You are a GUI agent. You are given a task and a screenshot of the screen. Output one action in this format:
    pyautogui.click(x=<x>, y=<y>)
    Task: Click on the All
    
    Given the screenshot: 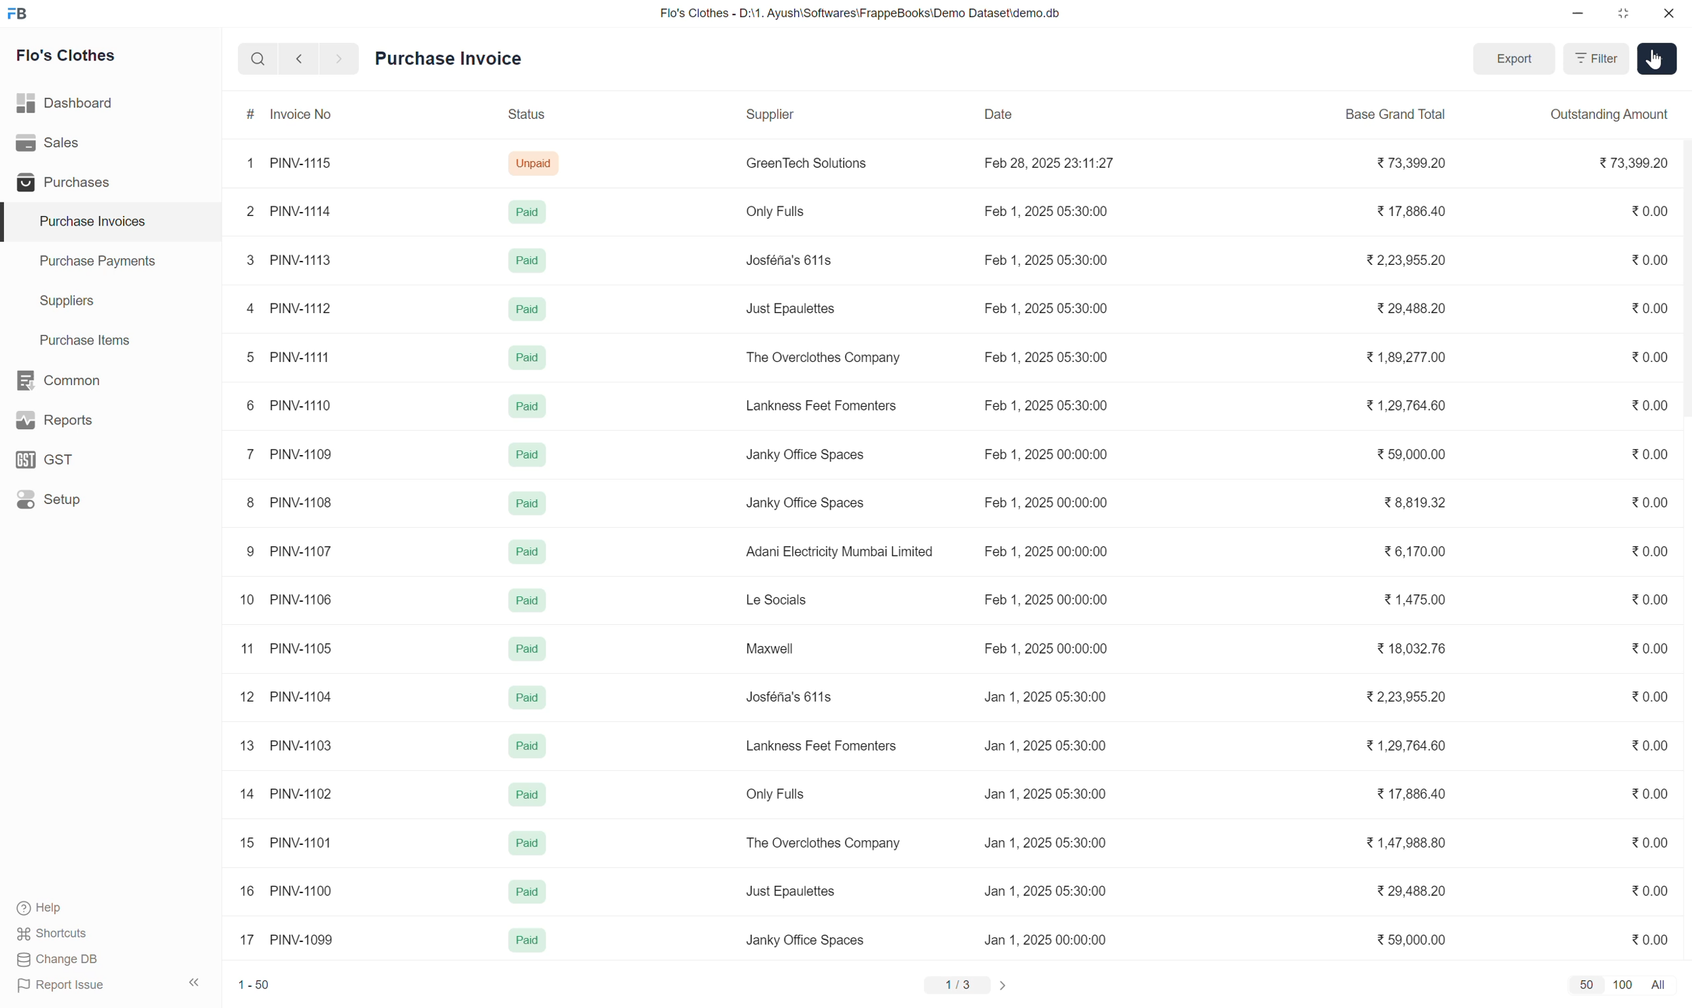 What is the action you would take?
    pyautogui.click(x=1661, y=984)
    